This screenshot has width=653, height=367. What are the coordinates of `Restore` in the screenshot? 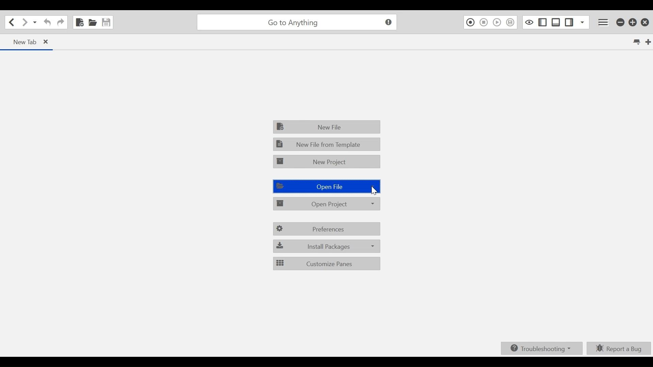 It's located at (633, 23).